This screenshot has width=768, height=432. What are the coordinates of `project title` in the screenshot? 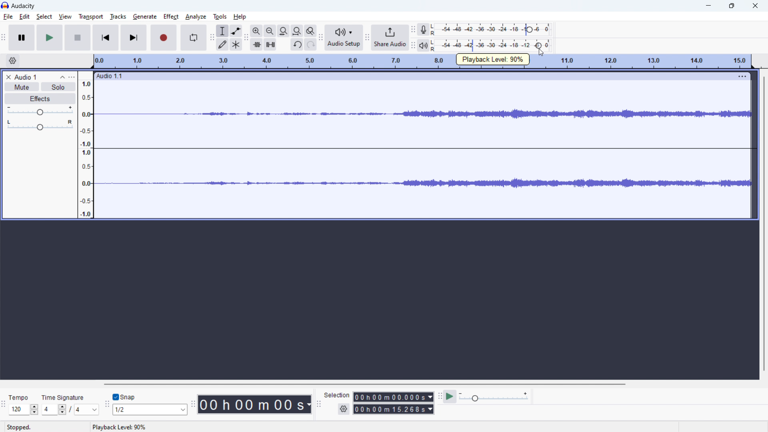 It's located at (26, 77).